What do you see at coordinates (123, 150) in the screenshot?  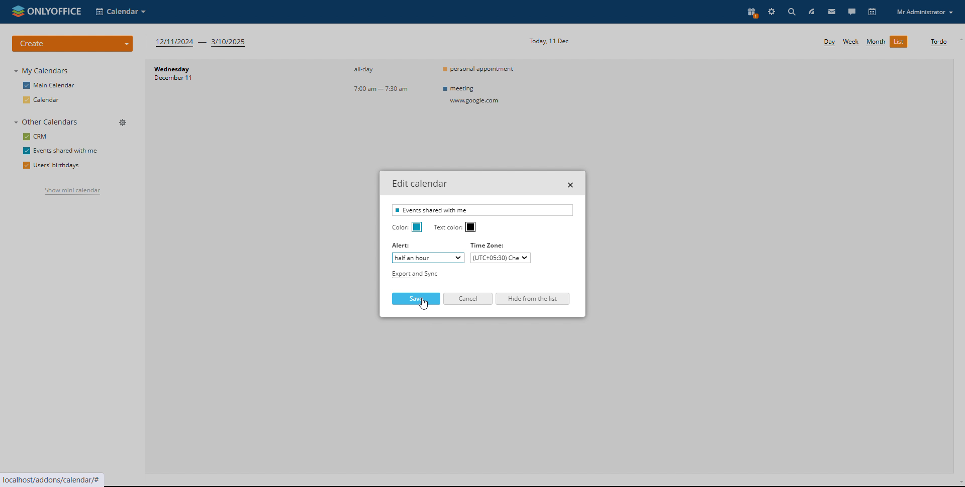 I see `edit calendar` at bounding box center [123, 150].